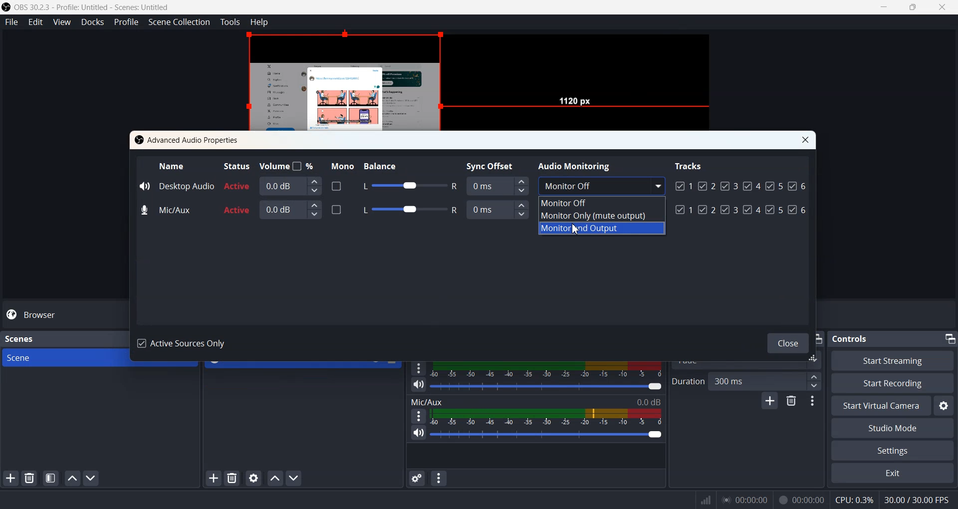 The height and width of the screenshot is (509, 958). Describe the element at coordinates (688, 381) in the screenshot. I see `Duration` at that location.